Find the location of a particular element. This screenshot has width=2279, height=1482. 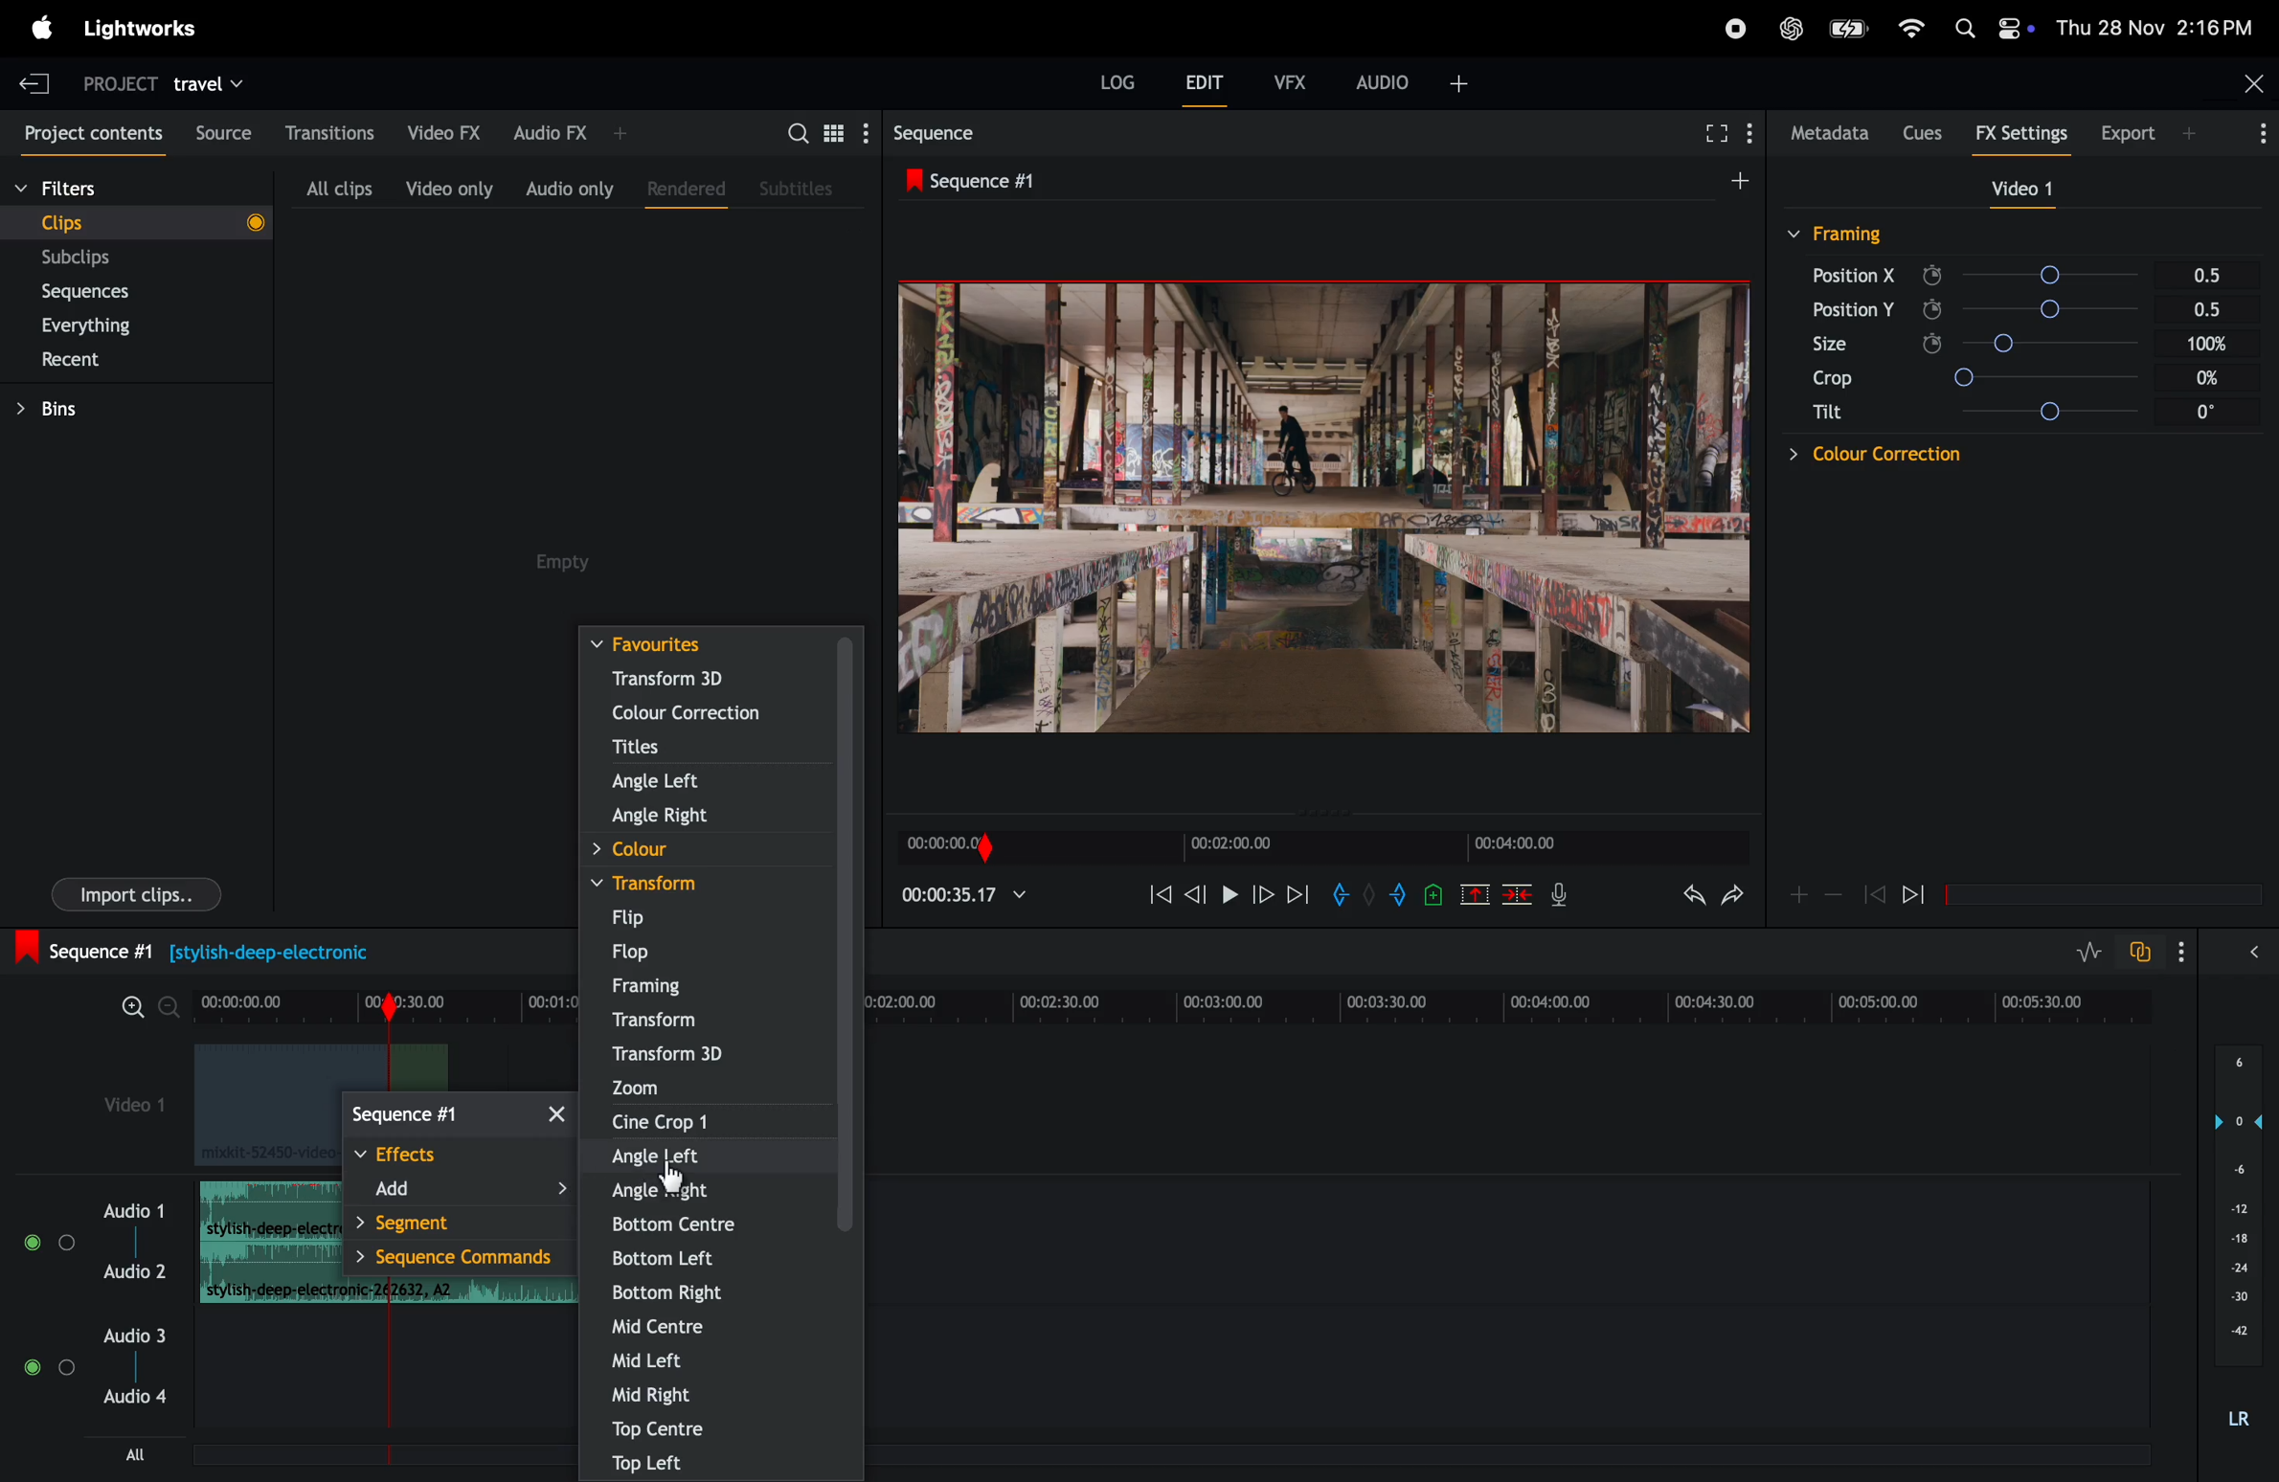

sequence is located at coordinates (459, 1117).